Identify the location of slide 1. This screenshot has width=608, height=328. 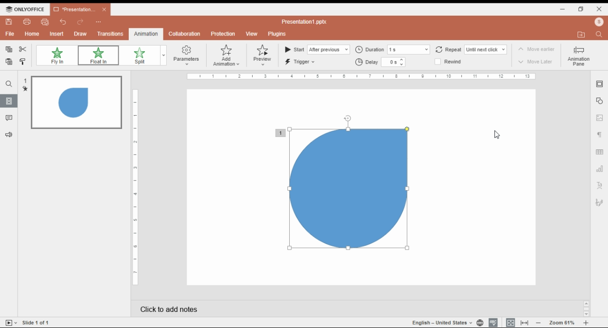
(72, 103).